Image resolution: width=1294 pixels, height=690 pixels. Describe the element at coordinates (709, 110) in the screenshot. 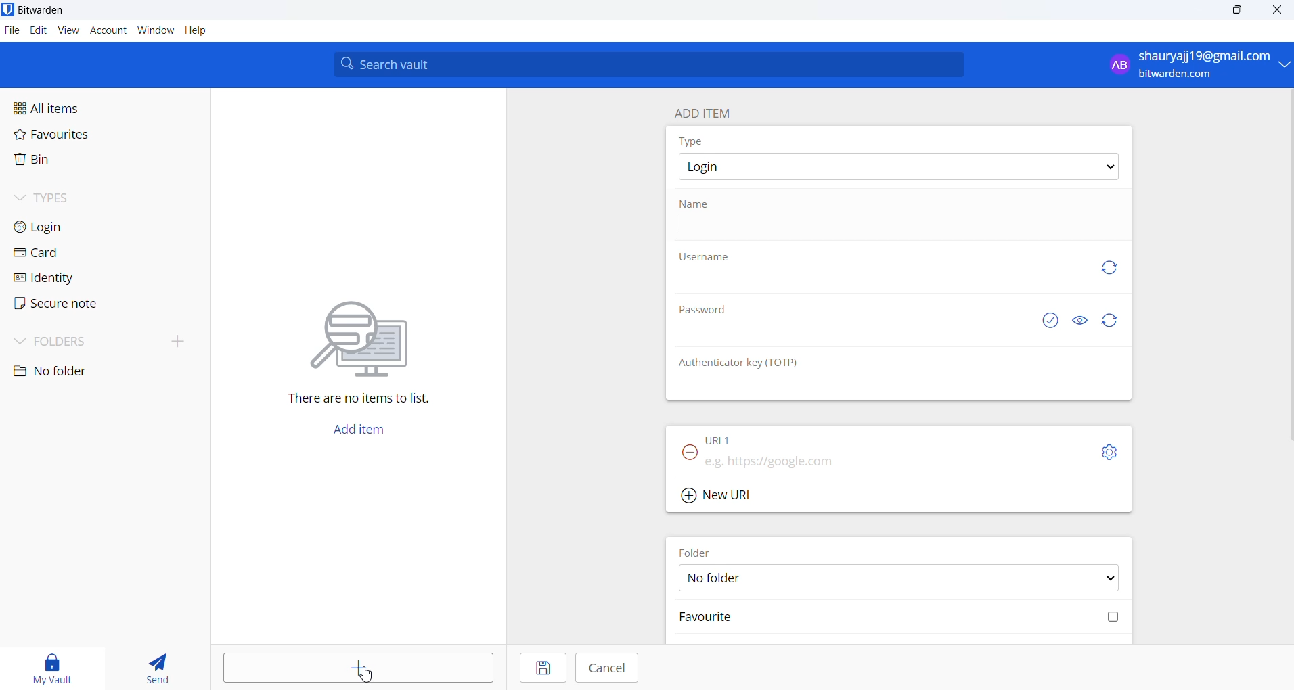

I see `ADD ITEM` at that location.